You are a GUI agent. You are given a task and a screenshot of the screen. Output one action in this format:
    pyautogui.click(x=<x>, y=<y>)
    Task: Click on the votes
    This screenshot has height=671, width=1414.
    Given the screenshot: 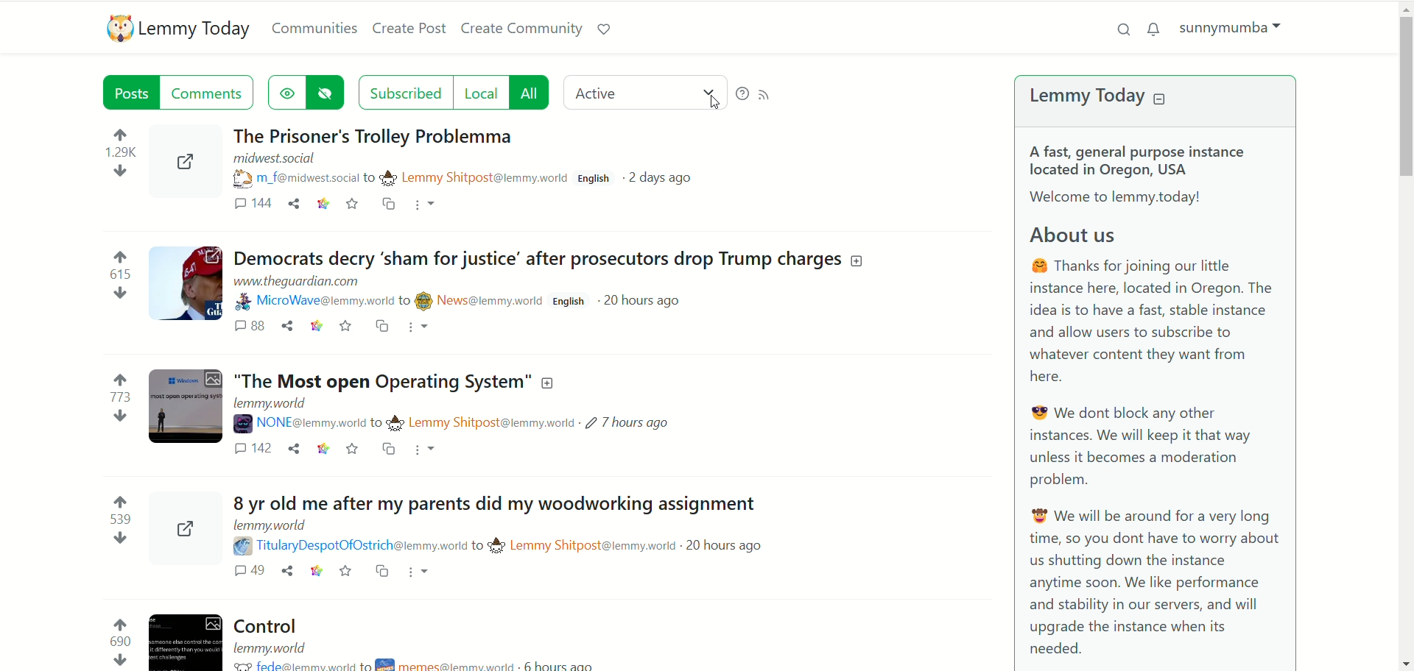 What is the action you would take?
    pyautogui.click(x=122, y=157)
    